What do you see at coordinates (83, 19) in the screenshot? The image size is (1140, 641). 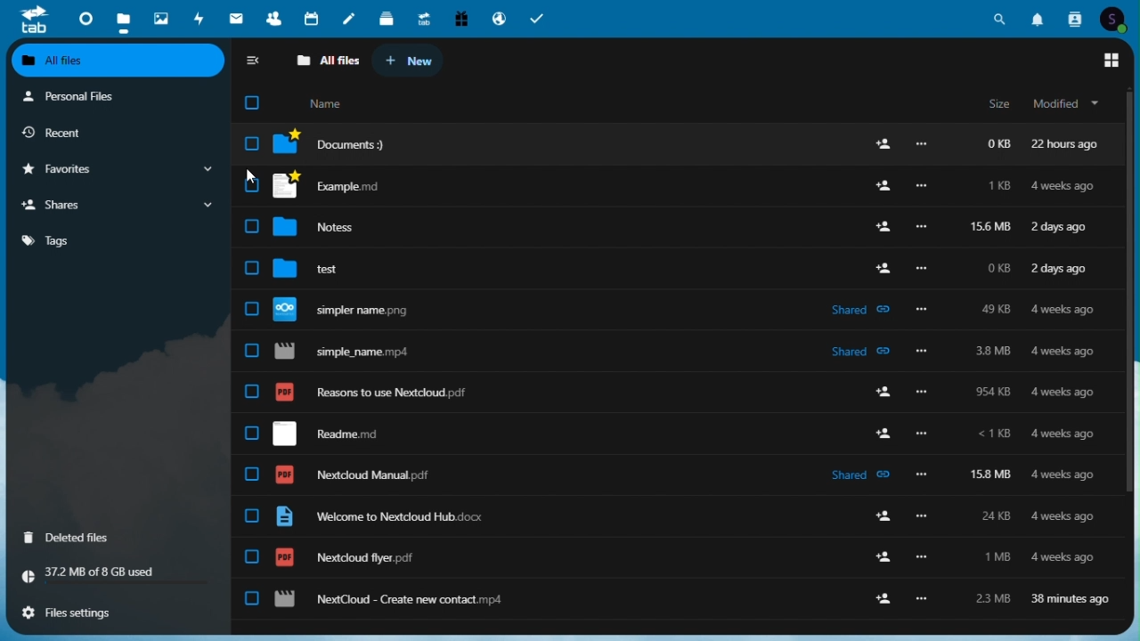 I see `Dashboard` at bounding box center [83, 19].